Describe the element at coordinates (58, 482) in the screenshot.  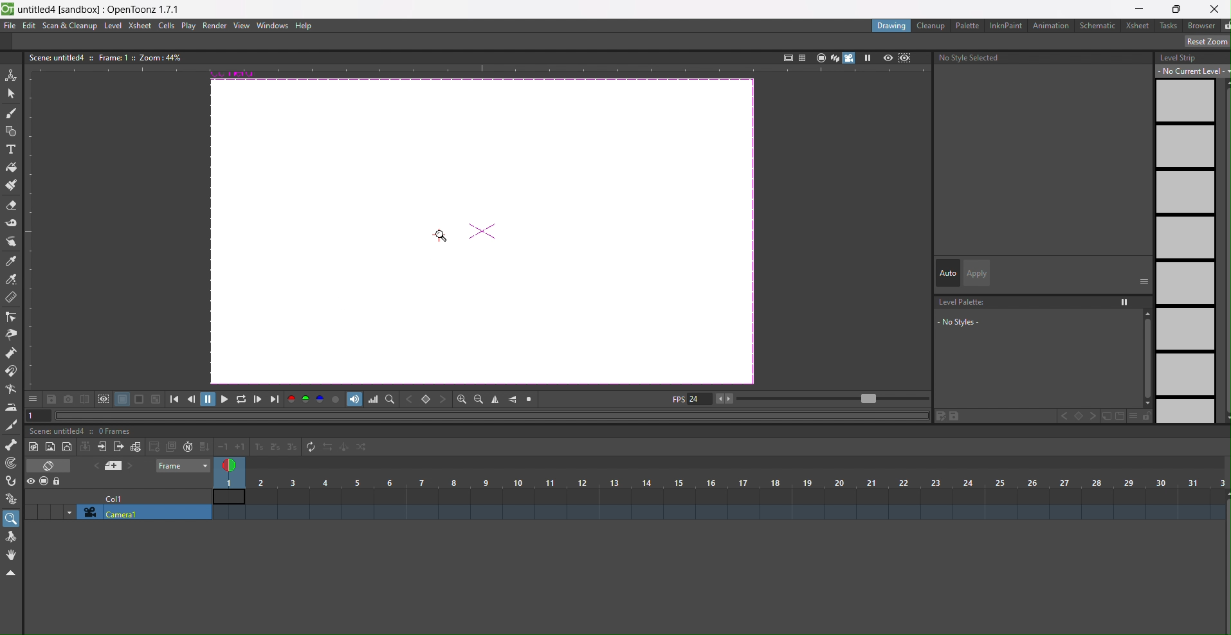
I see `lock column` at that location.